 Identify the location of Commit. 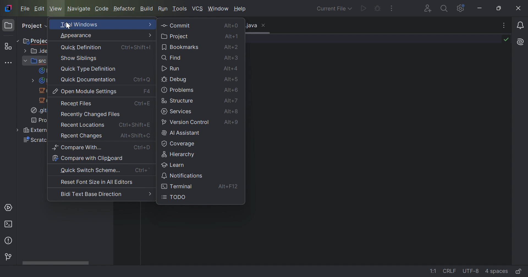
(175, 25).